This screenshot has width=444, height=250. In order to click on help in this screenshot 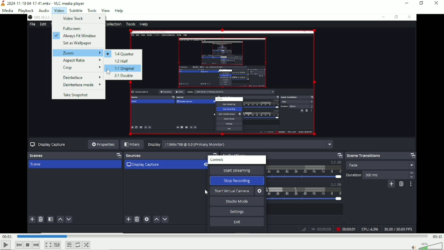, I will do `click(119, 11)`.